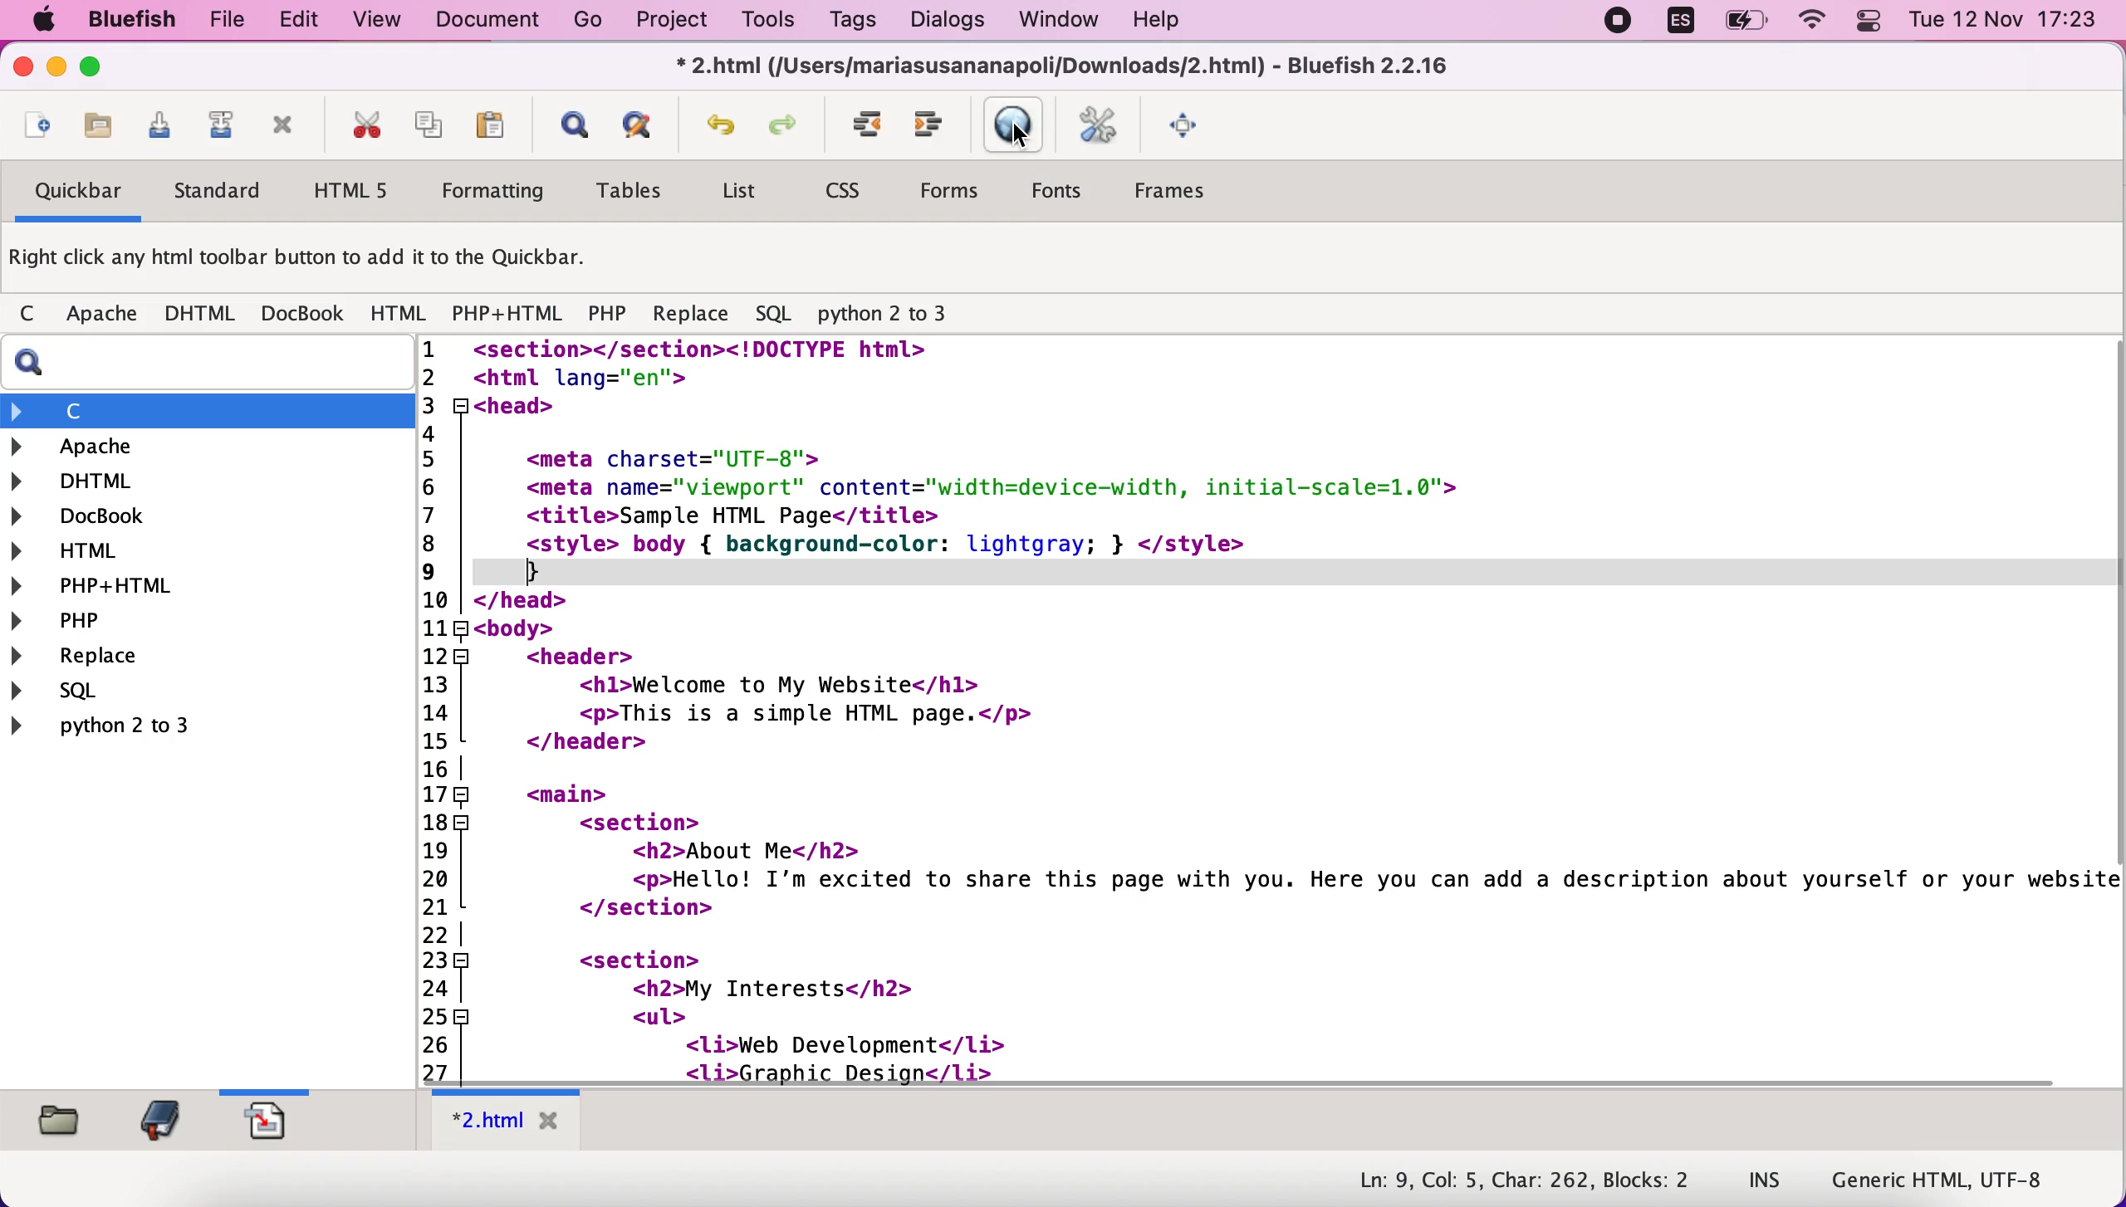 The height and width of the screenshot is (1207, 2126). I want to click on close current file, so click(290, 126).